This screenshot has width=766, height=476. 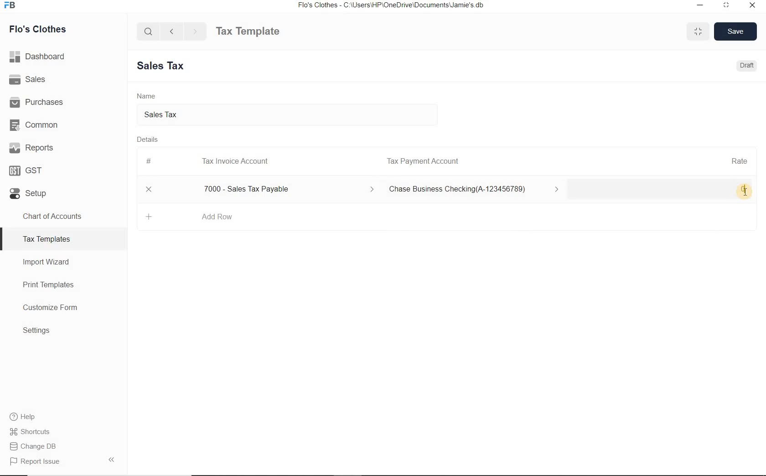 What do you see at coordinates (148, 139) in the screenshot?
I see `Details` at bounding box center [148, 139].